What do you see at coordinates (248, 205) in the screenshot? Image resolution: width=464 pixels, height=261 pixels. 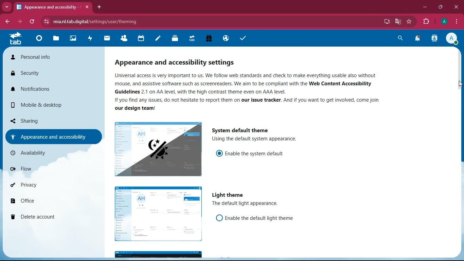 I see `description` at bounding box center [248, 205].